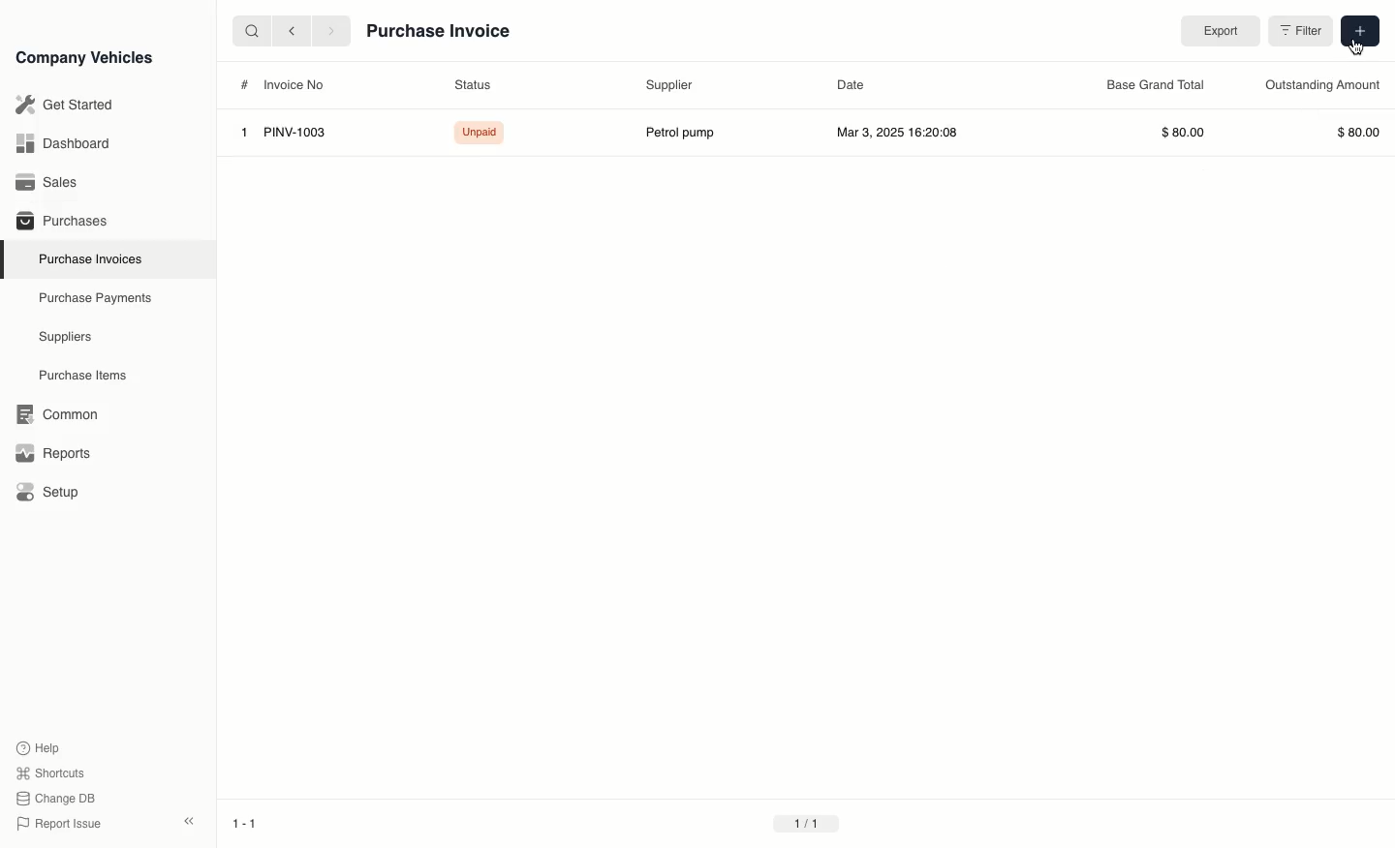  What do you see at coordinates (475, 134) in the screenshot?
I see `Unpaid` at bounding box center [475, 134].